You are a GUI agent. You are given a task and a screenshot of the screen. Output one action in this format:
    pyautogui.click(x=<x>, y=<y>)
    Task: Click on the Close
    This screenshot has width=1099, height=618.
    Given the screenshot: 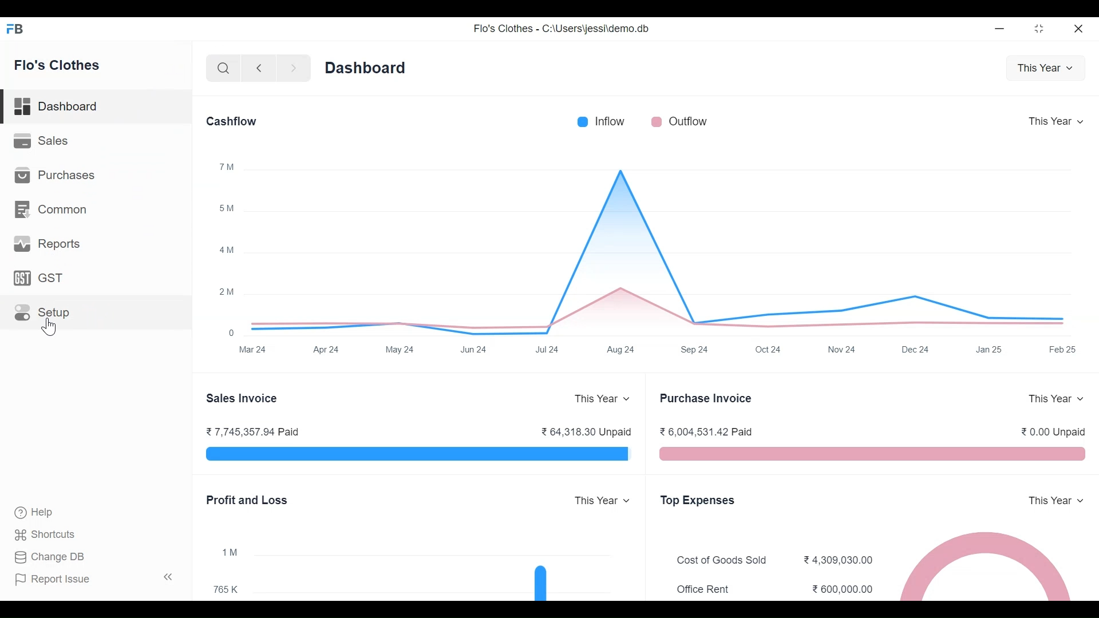 What is the action you would take?
    pyautogui.click(x=1080, y=27)
    